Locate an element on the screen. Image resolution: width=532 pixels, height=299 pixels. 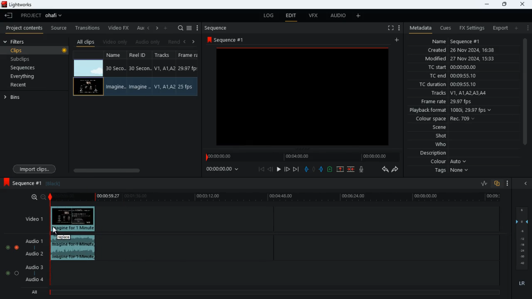
timeline is located at coordinates (277, 198).